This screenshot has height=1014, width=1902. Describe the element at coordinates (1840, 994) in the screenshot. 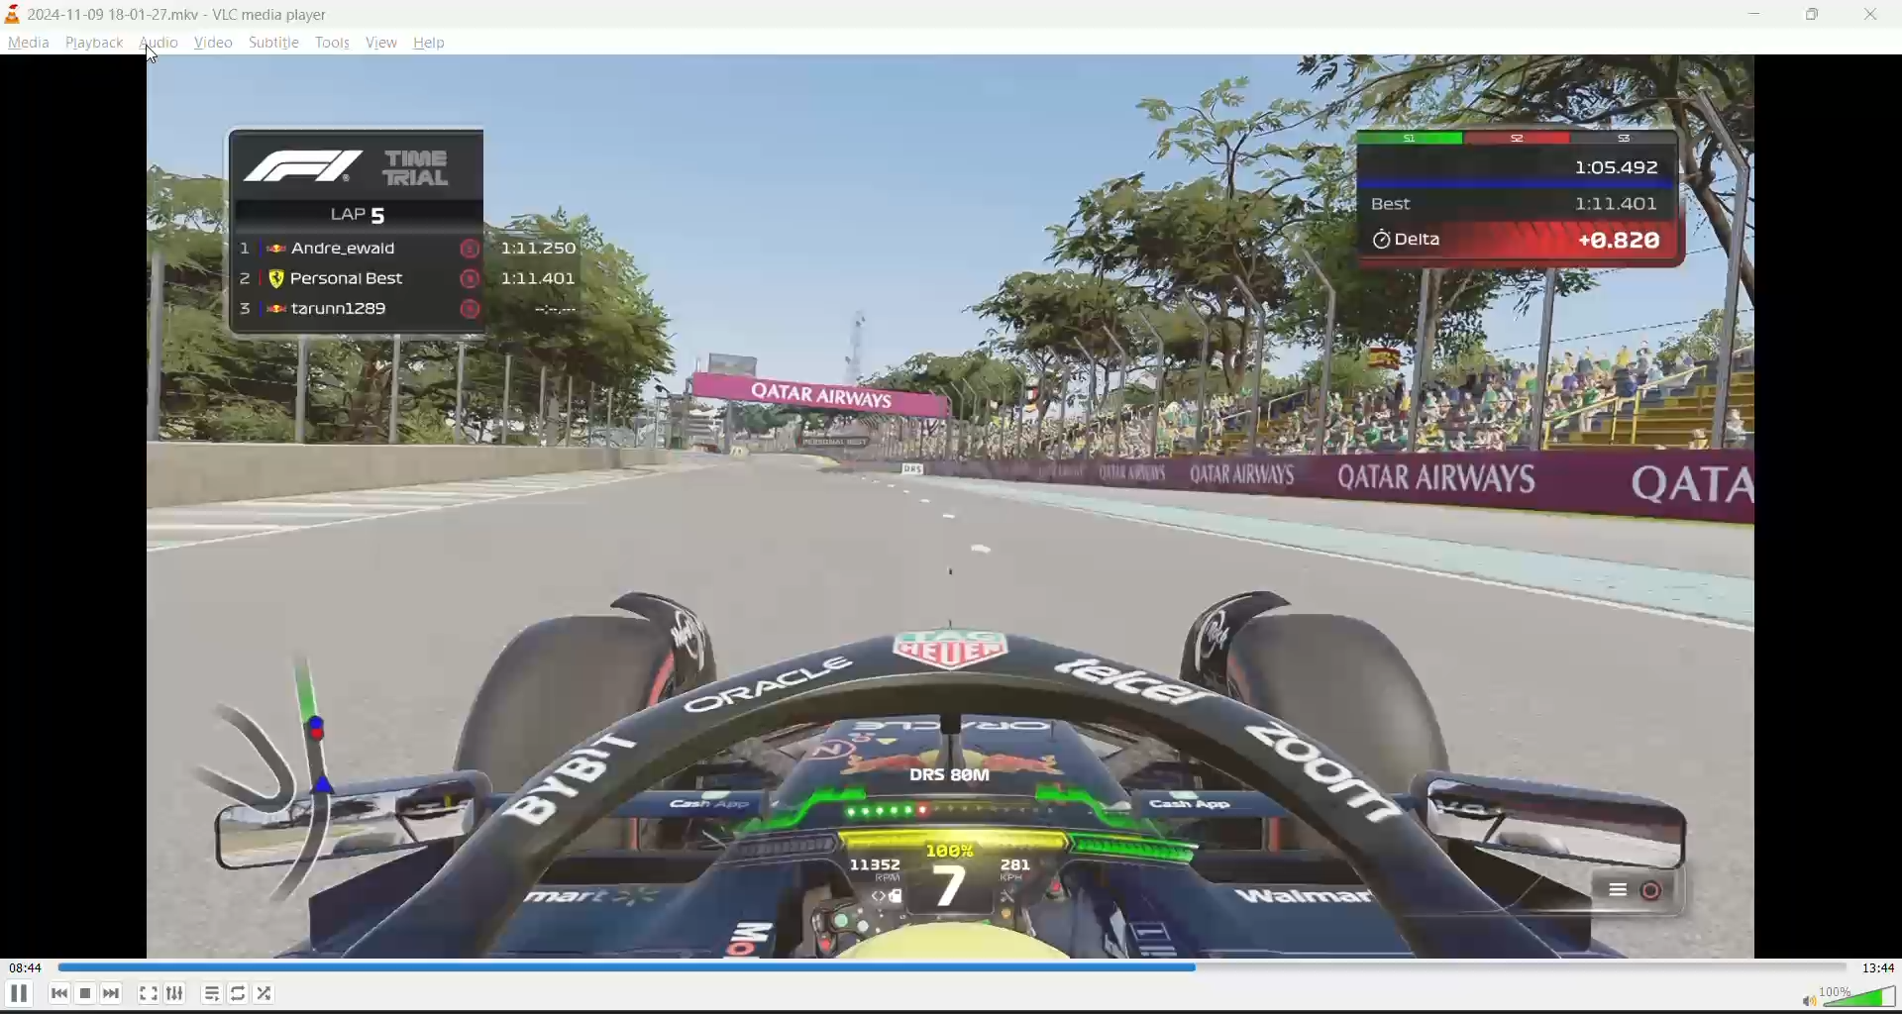

I see `volume` at that location.